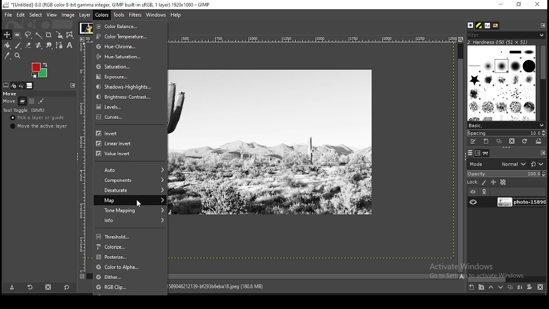  What do you see at coordinates (39, 71) in the screenshot?
I see `image` at bounding box center [39, 71].